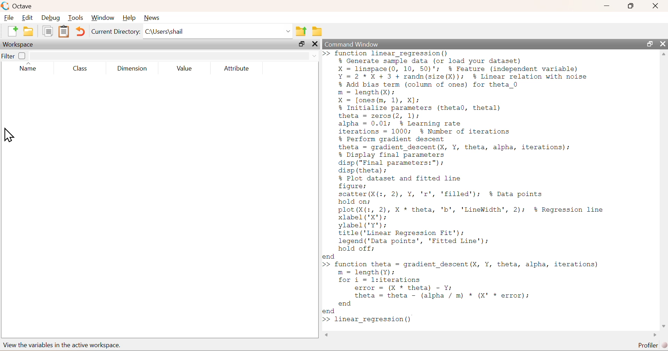 The image size is (668, 351). Describe the element at coordinates (652, 345) in the screenshot. I see `Profiler` at that location.